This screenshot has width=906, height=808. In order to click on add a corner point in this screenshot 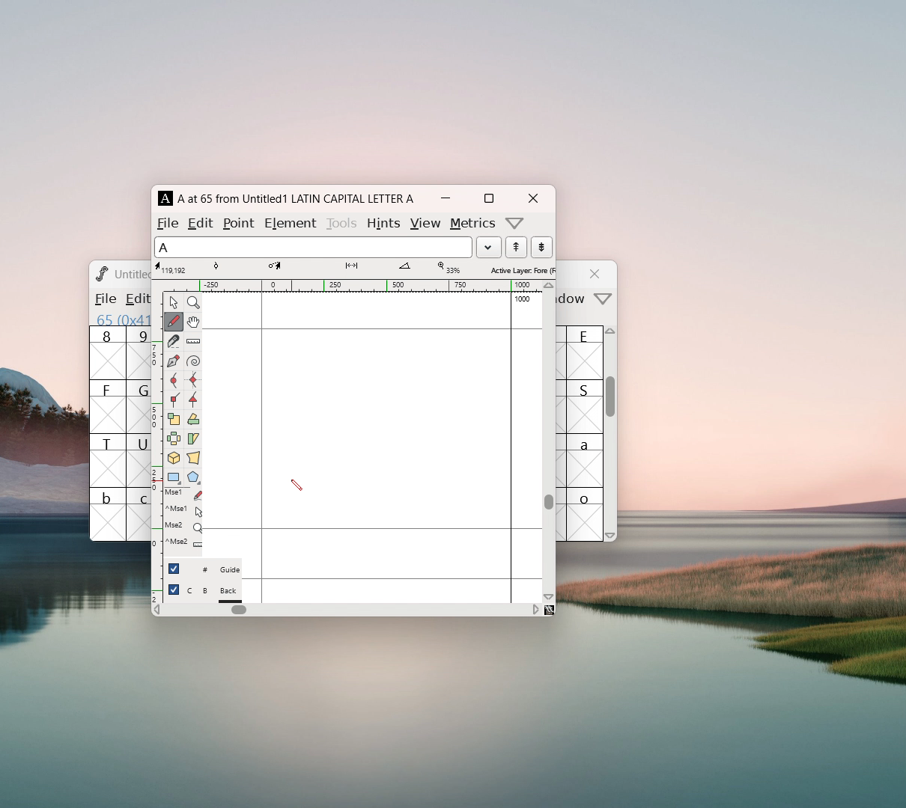, I will do `click(173, 399)`.